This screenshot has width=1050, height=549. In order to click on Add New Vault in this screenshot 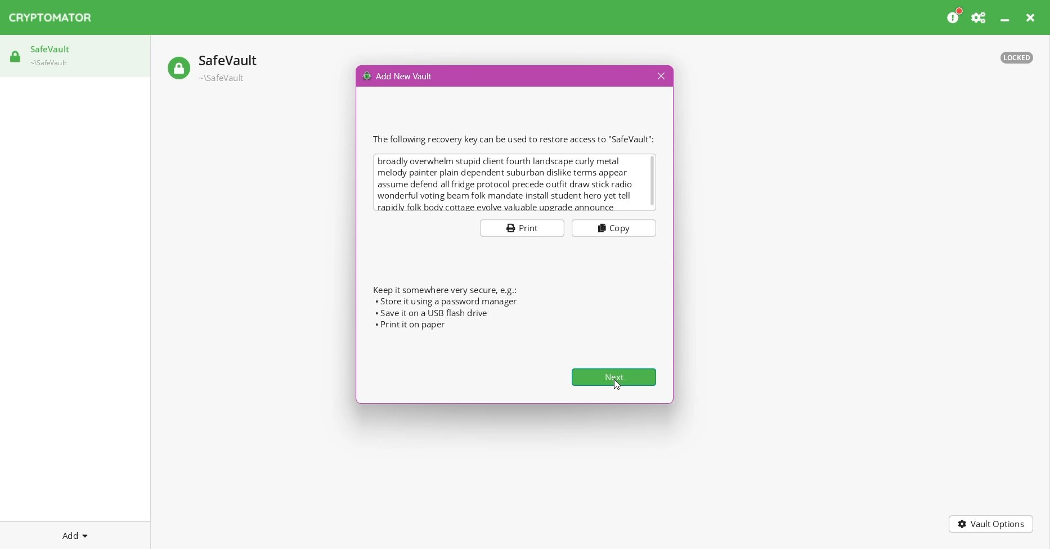, I will do `click(398, 75)`.